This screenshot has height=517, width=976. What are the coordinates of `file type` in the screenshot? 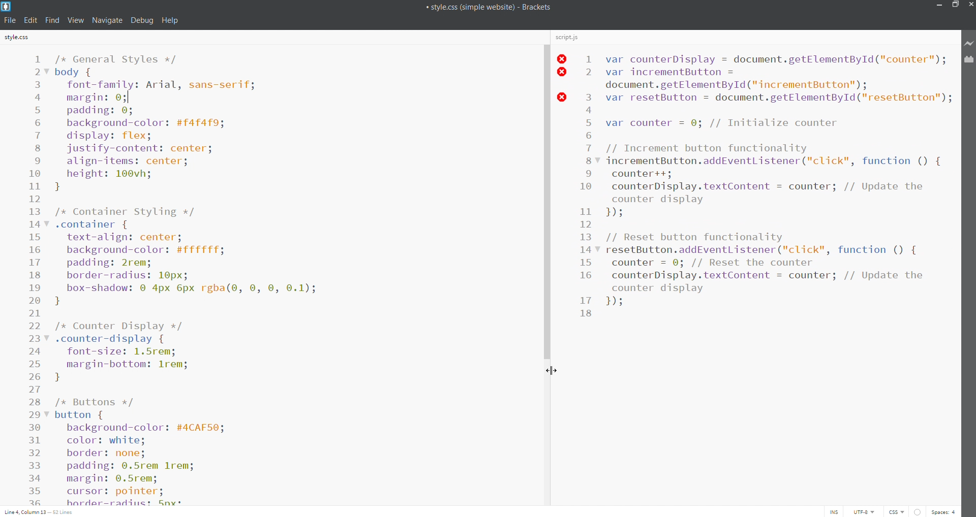 It's located at (894, 511).